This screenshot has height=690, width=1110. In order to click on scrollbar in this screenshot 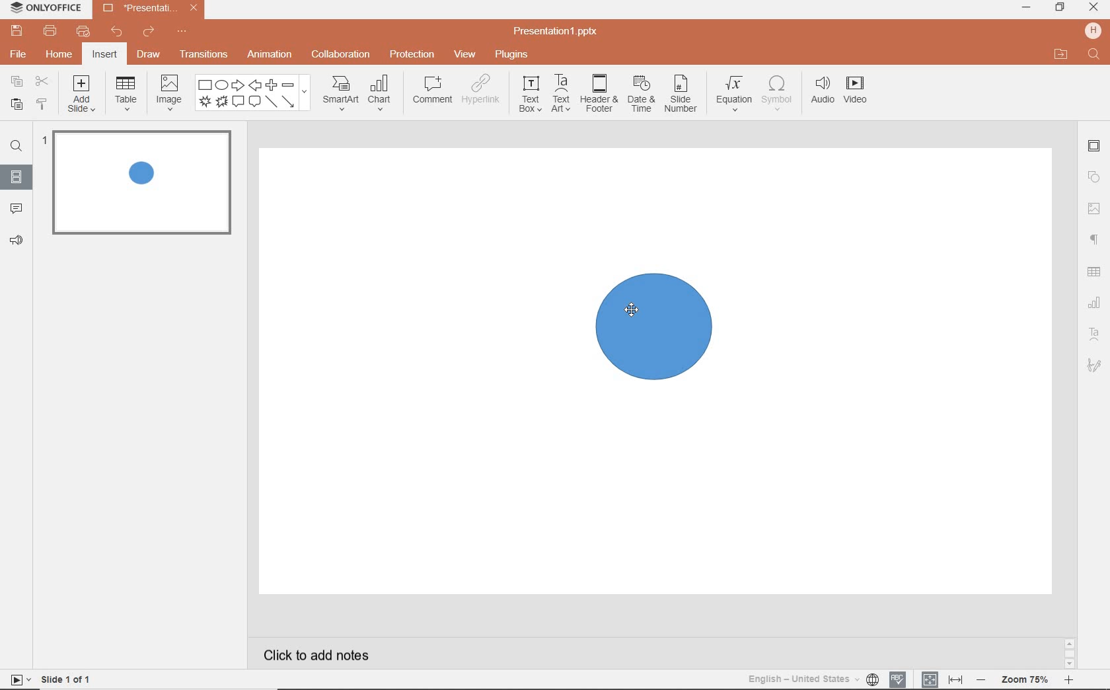, I will do `click(1070, 650)`.